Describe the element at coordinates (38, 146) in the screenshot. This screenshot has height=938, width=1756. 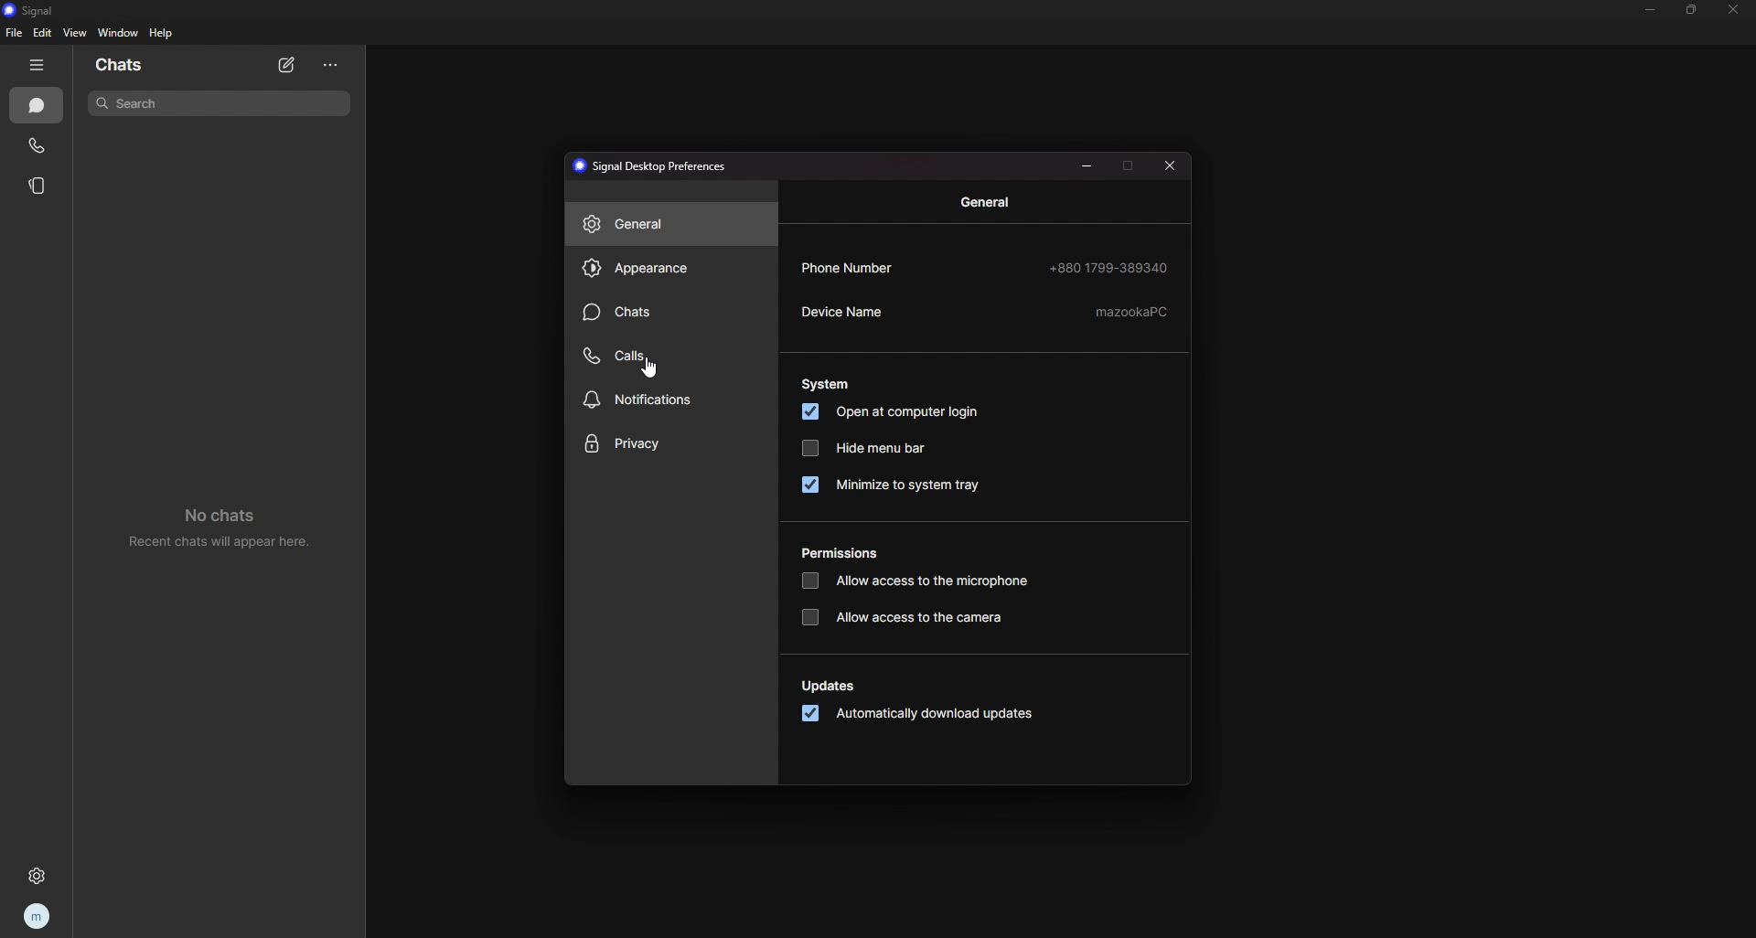
I see `calls` at that location.